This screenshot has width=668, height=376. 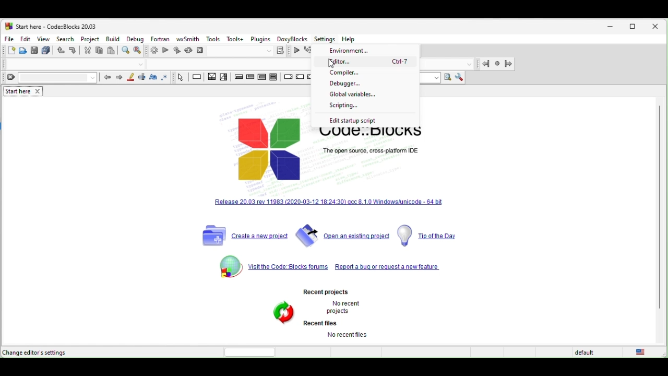 What do you see at coordinates (62, 51) in the screenshot?
I see `undo` at bounding box center [62, 51].